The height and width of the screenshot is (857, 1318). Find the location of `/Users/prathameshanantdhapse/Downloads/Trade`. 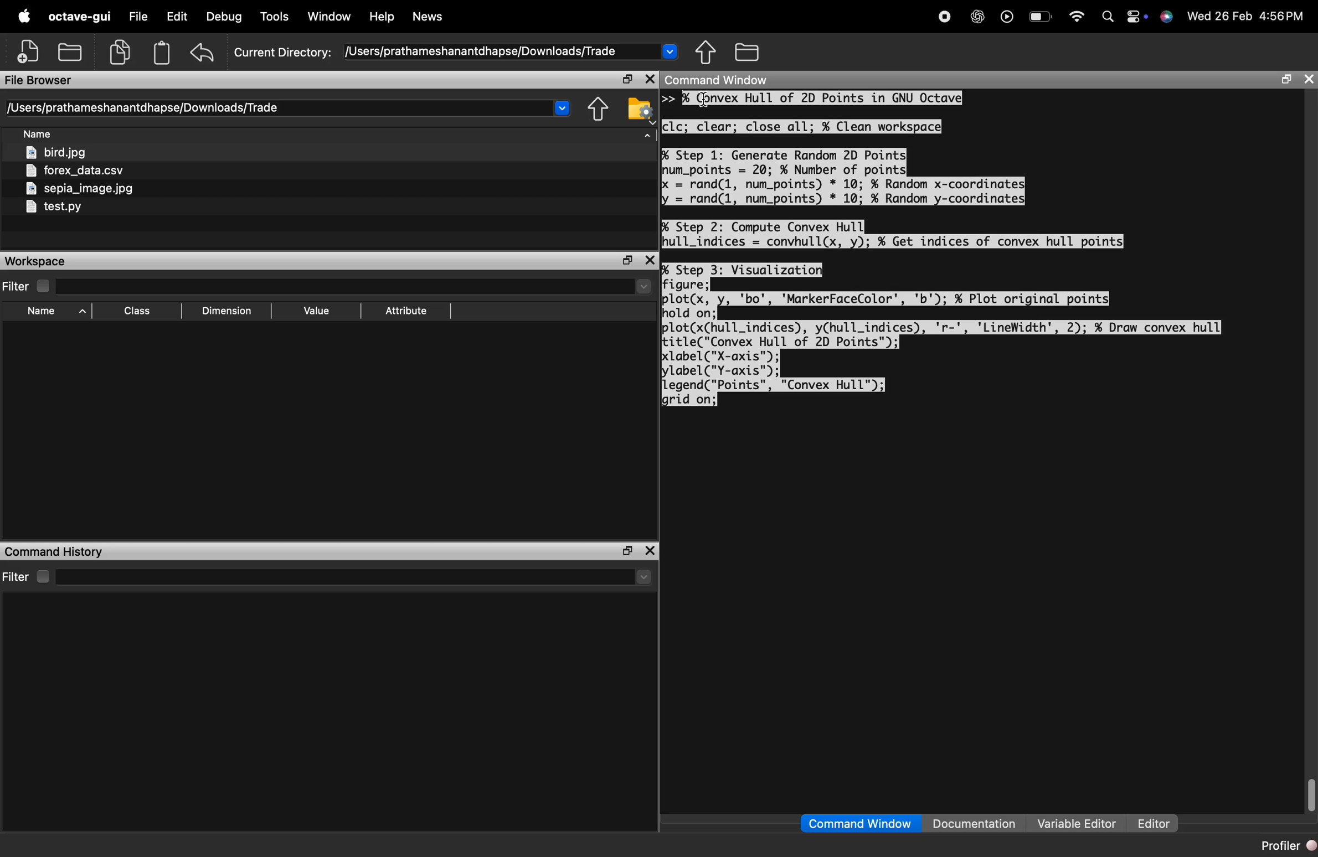

/Users/prathameshanantdhapse/Downloads/Trade is located at coordinates (481, 51).